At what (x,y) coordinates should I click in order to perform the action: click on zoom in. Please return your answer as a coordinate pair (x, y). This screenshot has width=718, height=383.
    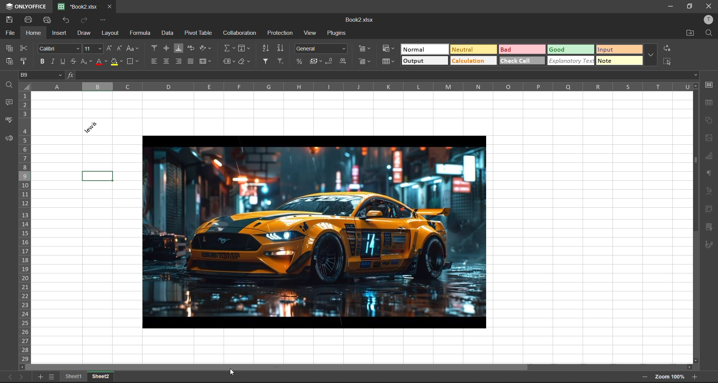
    Looking at the image, I should click on (694, 378).